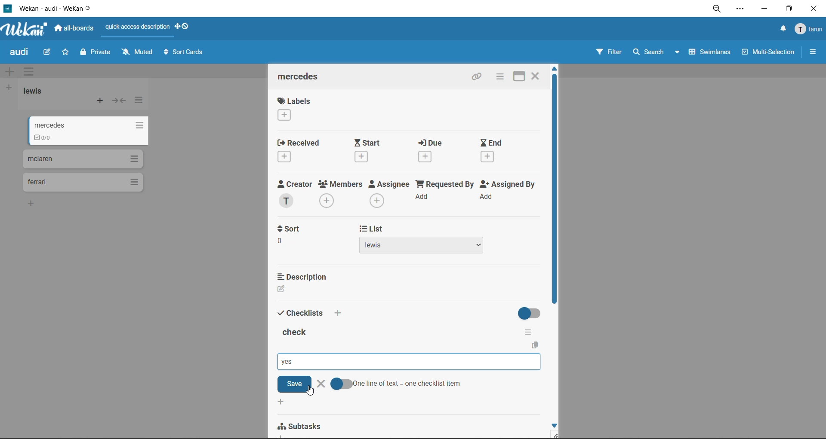 The image size is (826, 439). I want to click on checklist title, so click(296, 333).